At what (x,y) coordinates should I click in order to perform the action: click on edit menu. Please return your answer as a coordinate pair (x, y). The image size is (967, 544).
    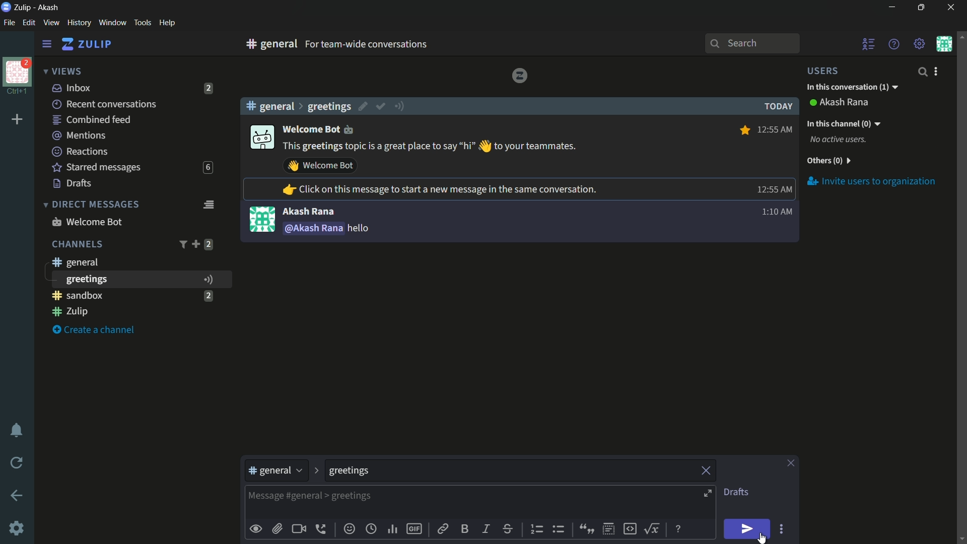
    Looking at the image, I should click on (29, 23).